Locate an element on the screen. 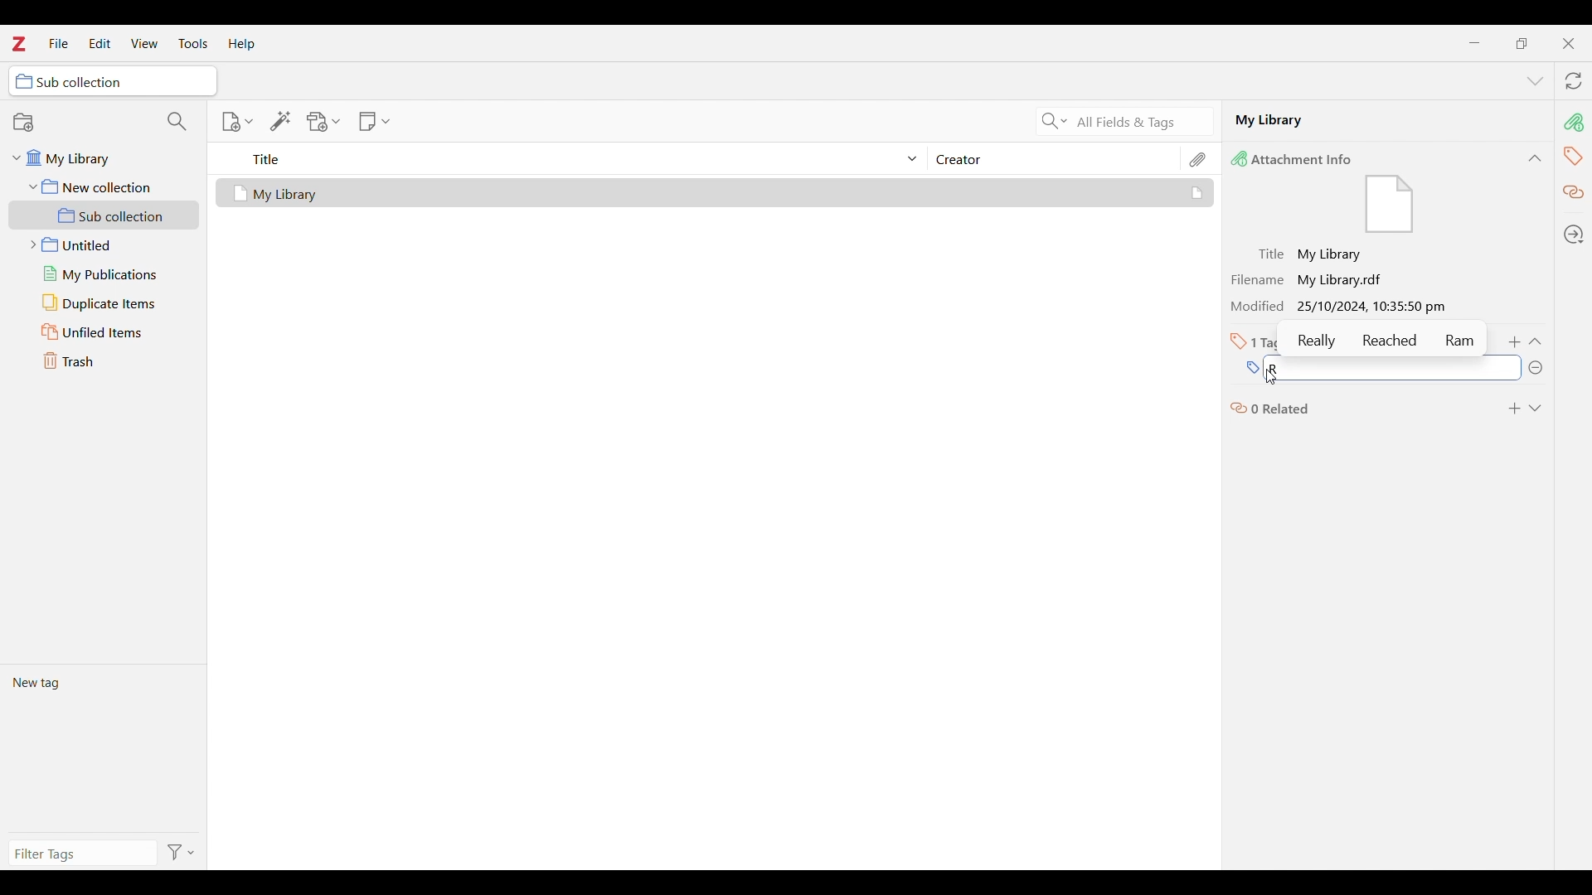 The image size is (1592, 895). Add is located at coordinates (1516, 342).